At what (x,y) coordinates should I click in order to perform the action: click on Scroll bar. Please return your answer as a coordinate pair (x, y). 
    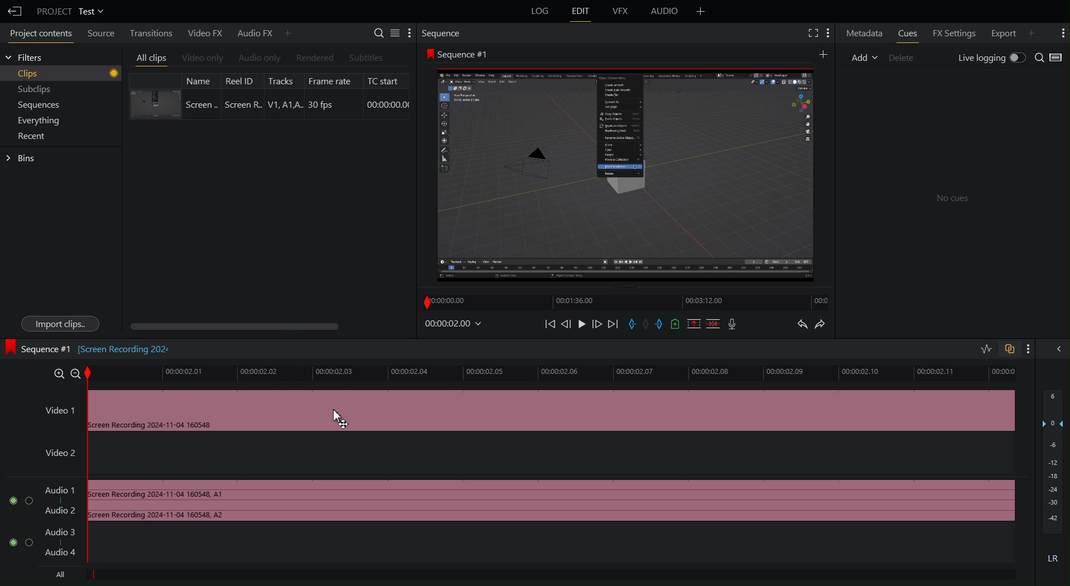
    Looking at the image, I should click on (240, 324).